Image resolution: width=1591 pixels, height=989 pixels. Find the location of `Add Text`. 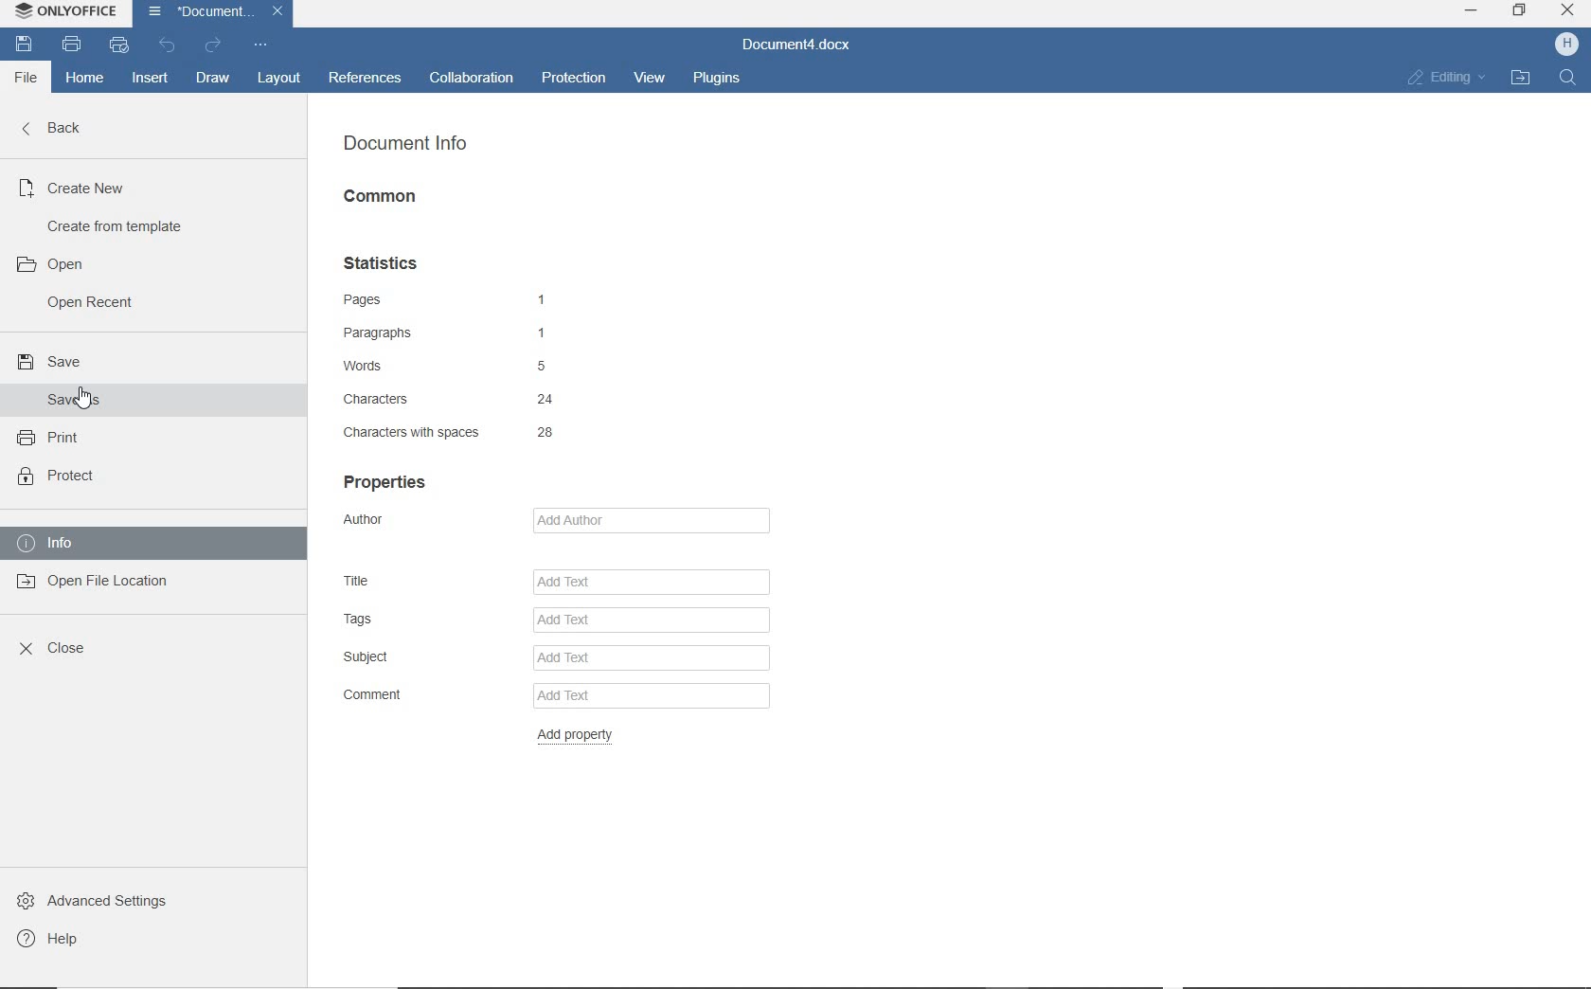

Add Text is located at coordinates (649, 696).